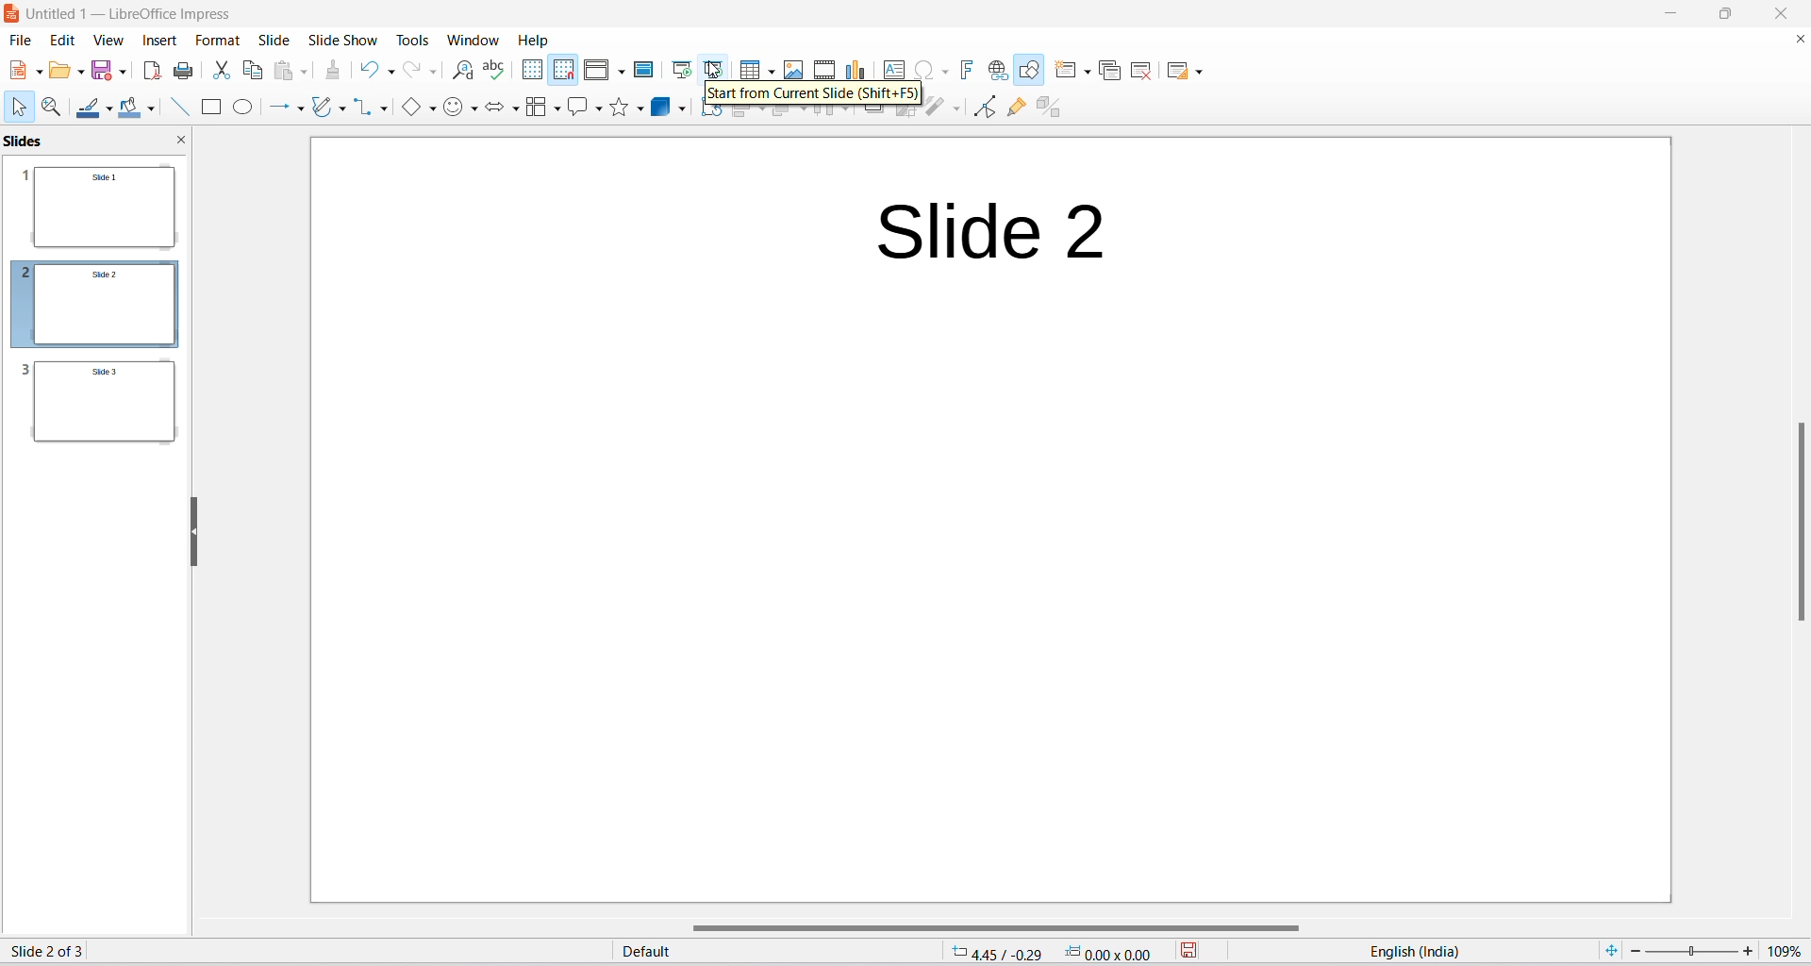  What do you see at coordinates (13, 74) in the screenshot?
I see `new file` at bounding box center [13, 74].